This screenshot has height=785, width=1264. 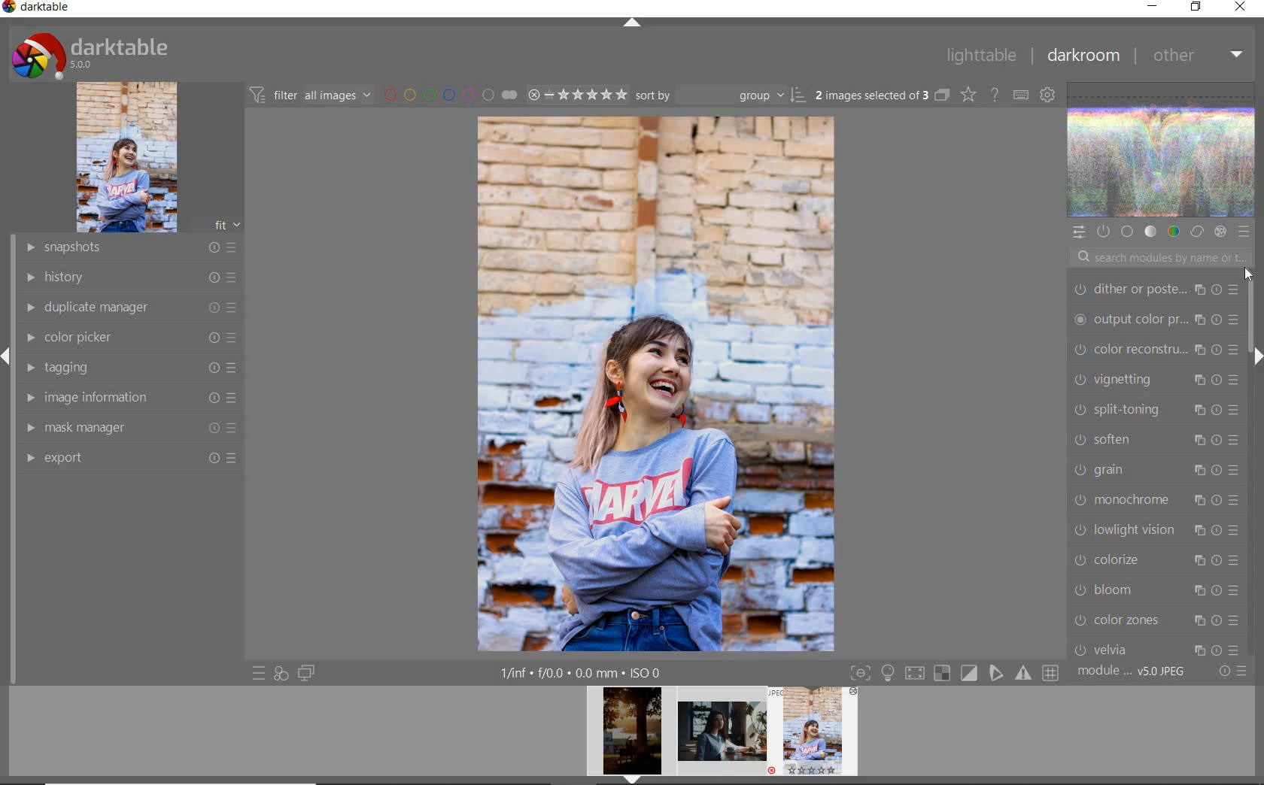 What do you see at coordinates (968, 94) in the screenshot?
I see `CHANGE TYPE OF OVERLAYS` at bounding box center [968, 94].